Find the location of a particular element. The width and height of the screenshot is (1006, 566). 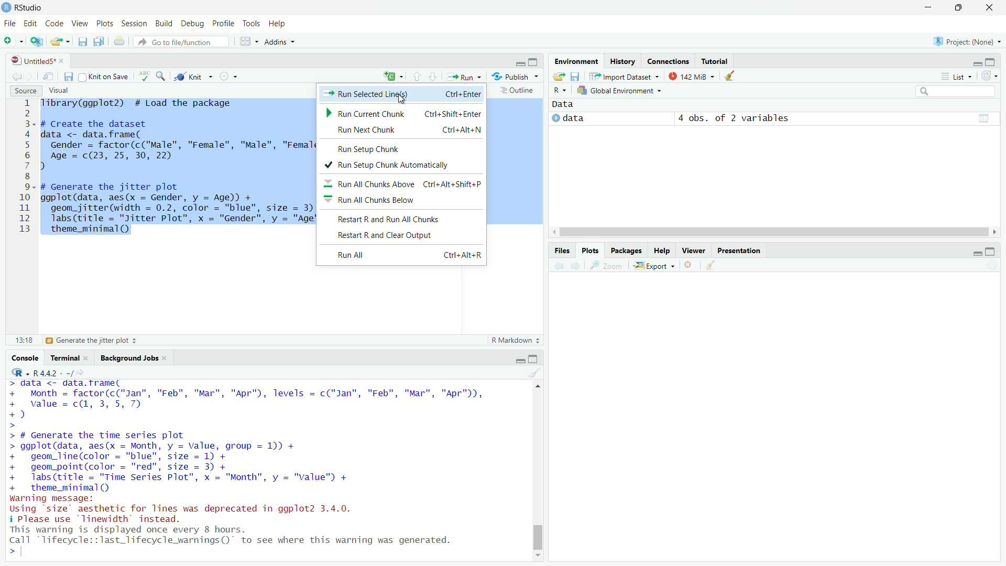

minimize is located at coordinates (973, 252).